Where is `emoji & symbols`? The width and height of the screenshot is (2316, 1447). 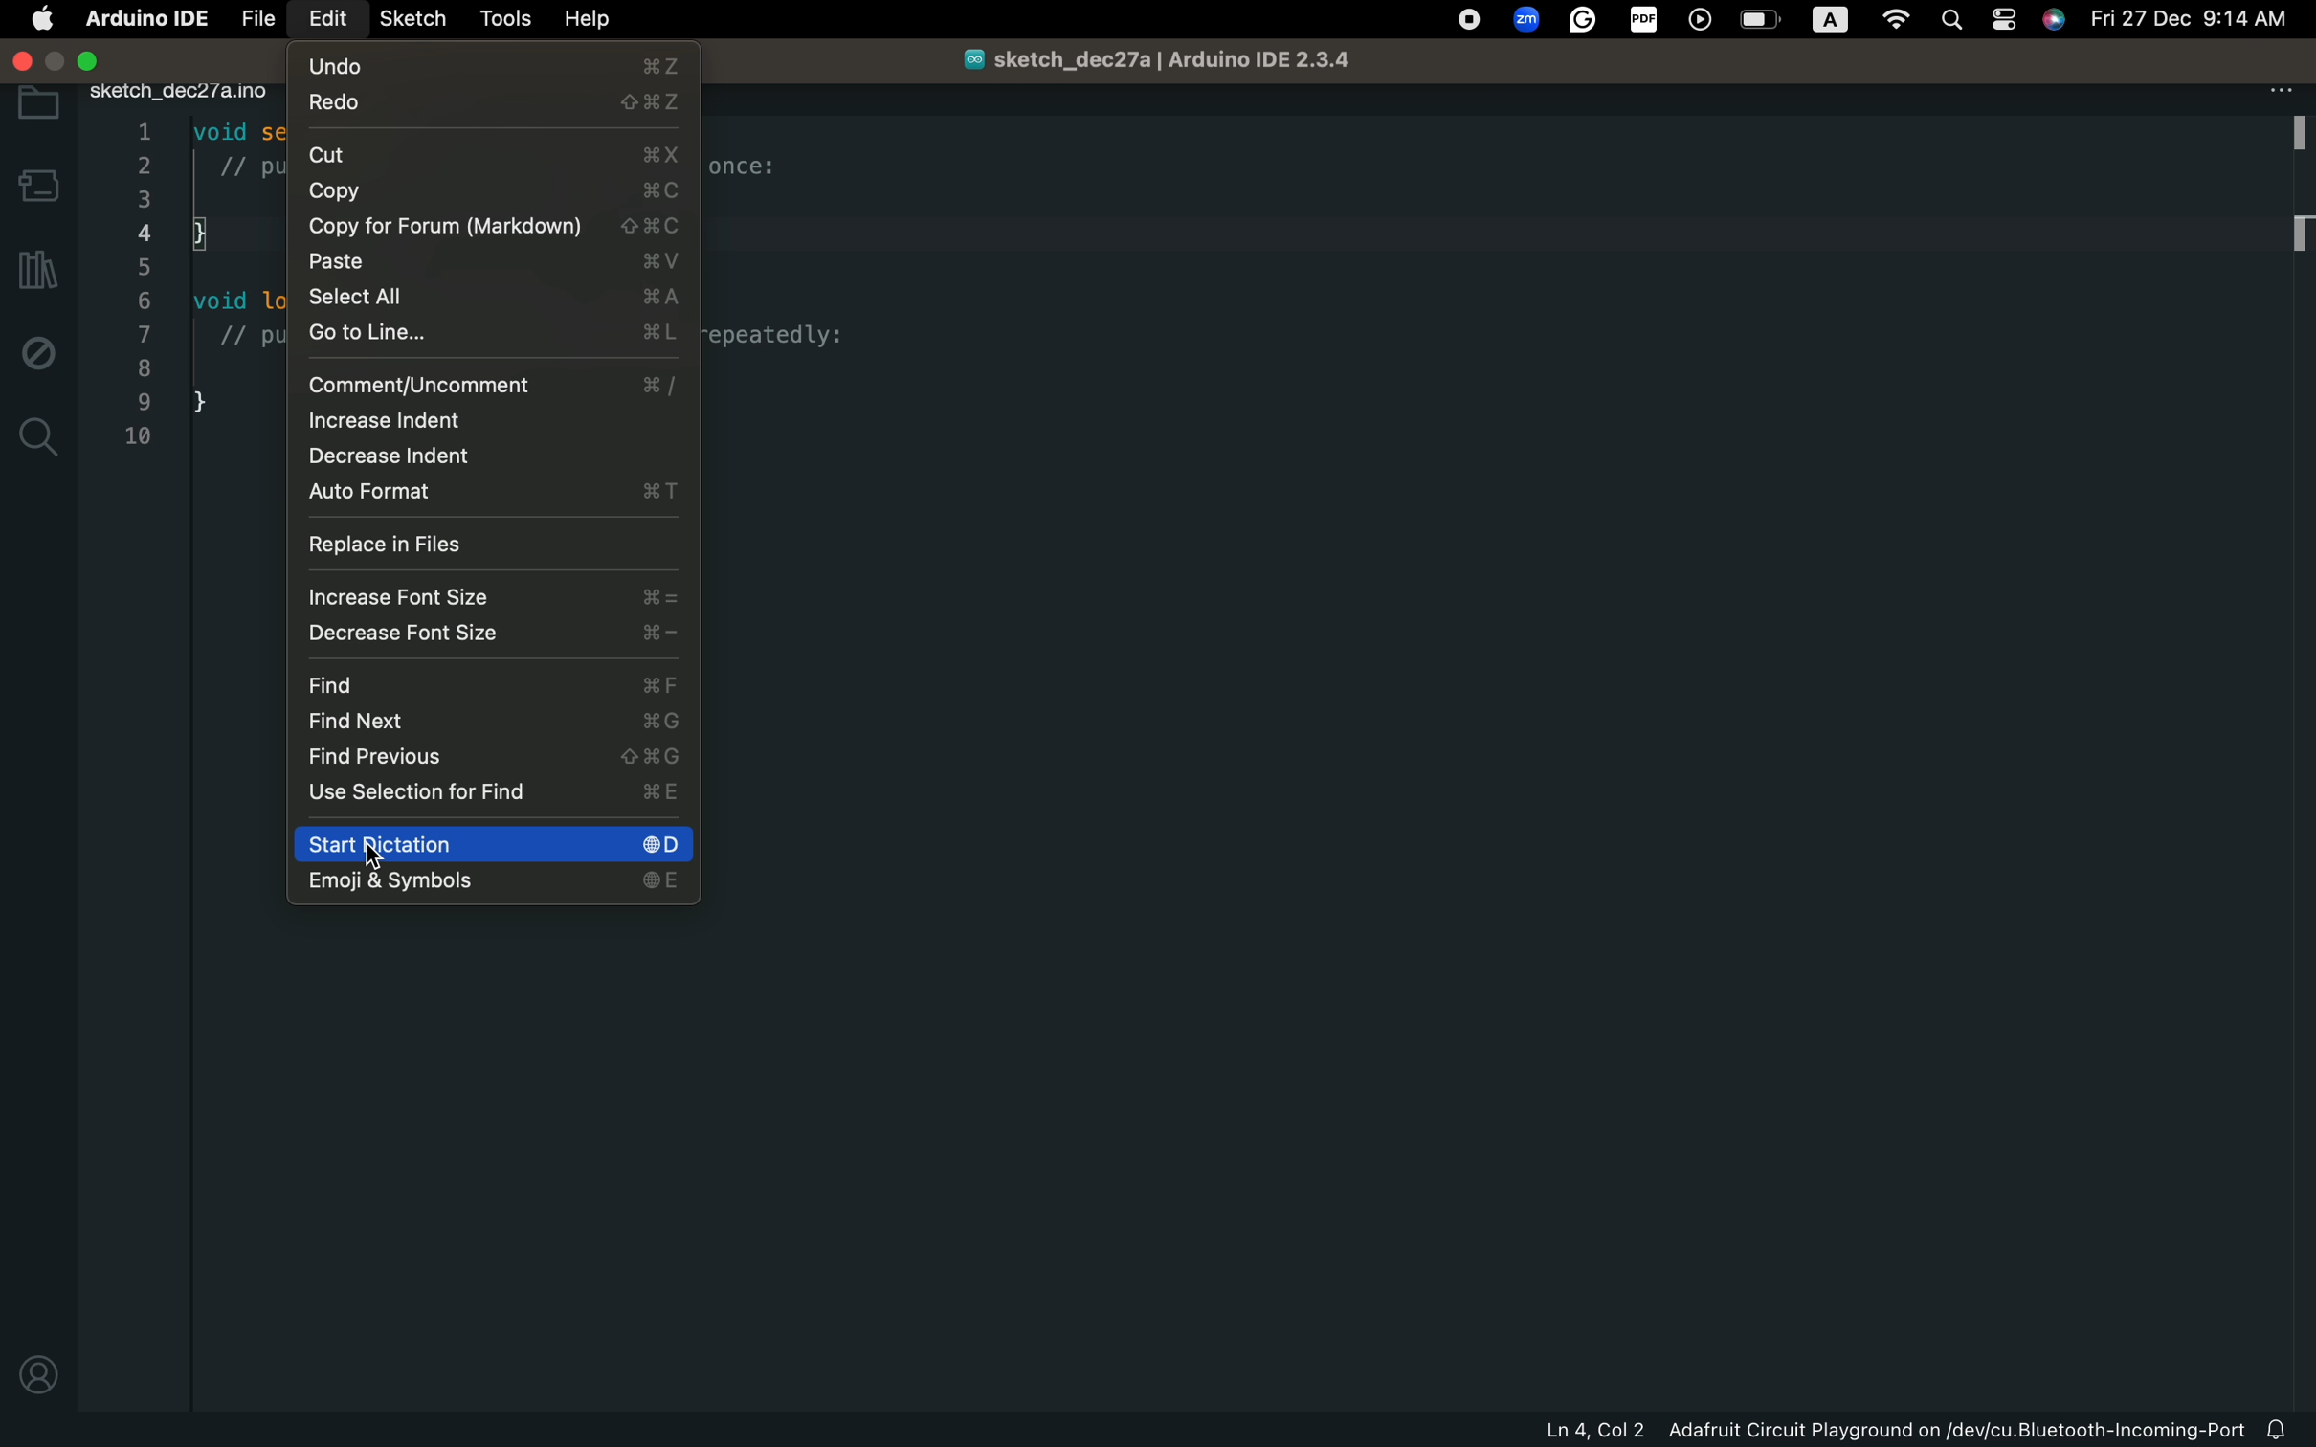
emoji & symbols is located at coordinates (491, 883).